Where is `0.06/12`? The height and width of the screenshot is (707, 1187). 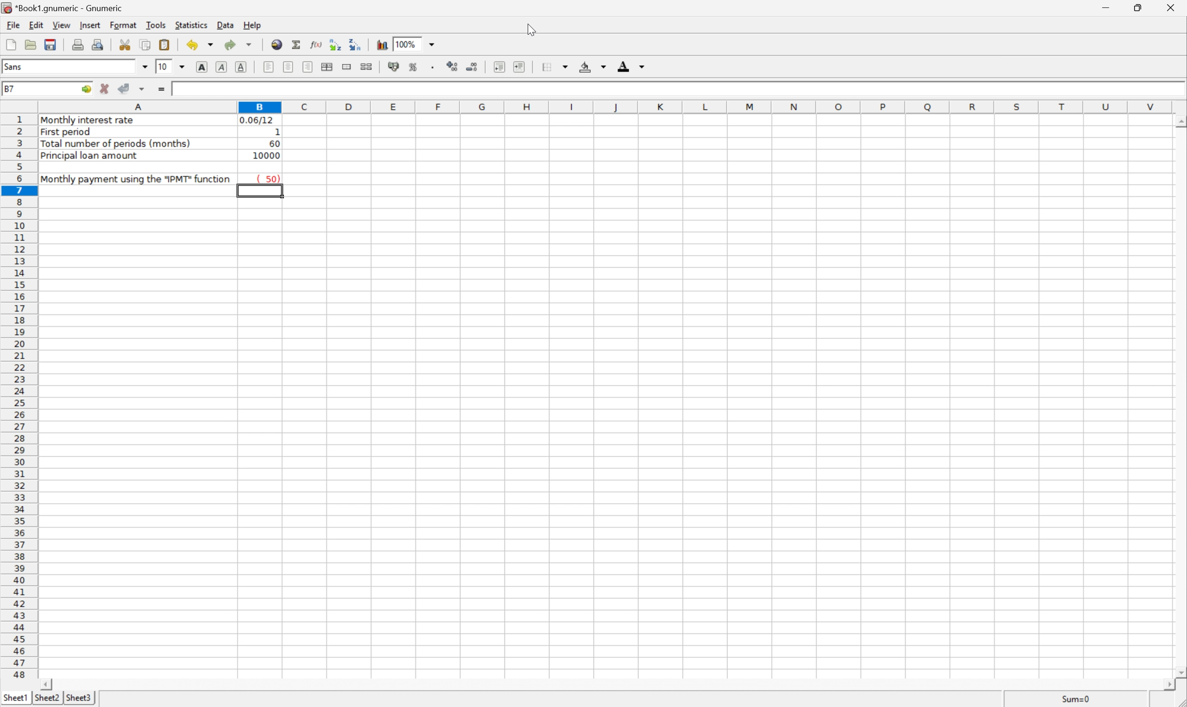
0.06/12 is located at coordinates (257, 119).